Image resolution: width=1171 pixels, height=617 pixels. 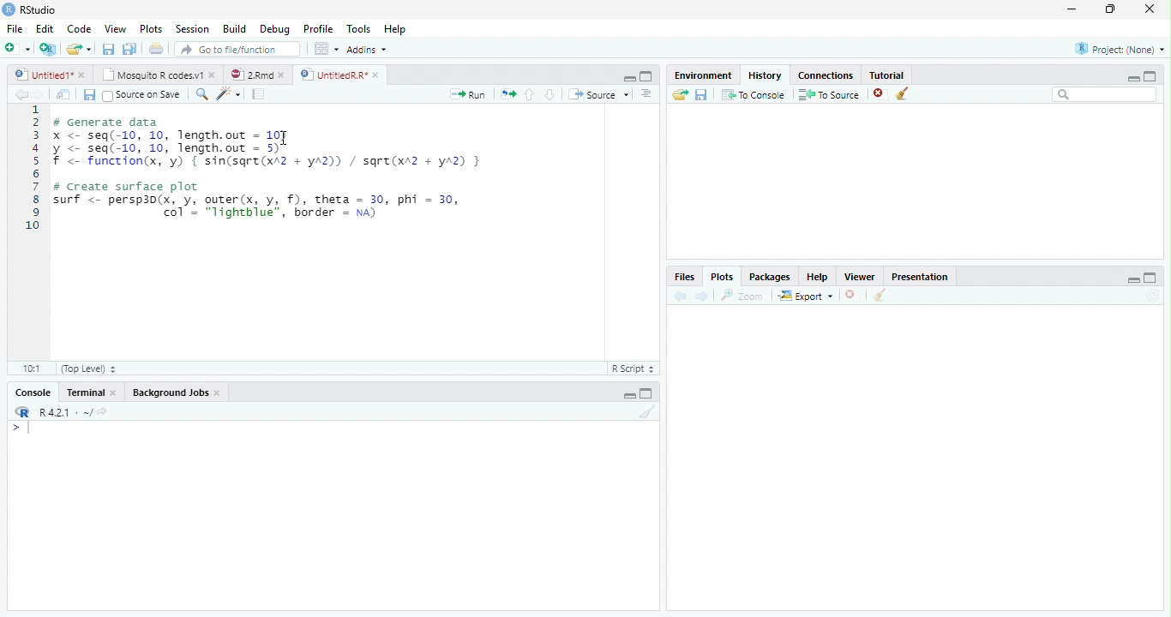 I want to click on UntitledR.R*, so click(x=332, y=75).